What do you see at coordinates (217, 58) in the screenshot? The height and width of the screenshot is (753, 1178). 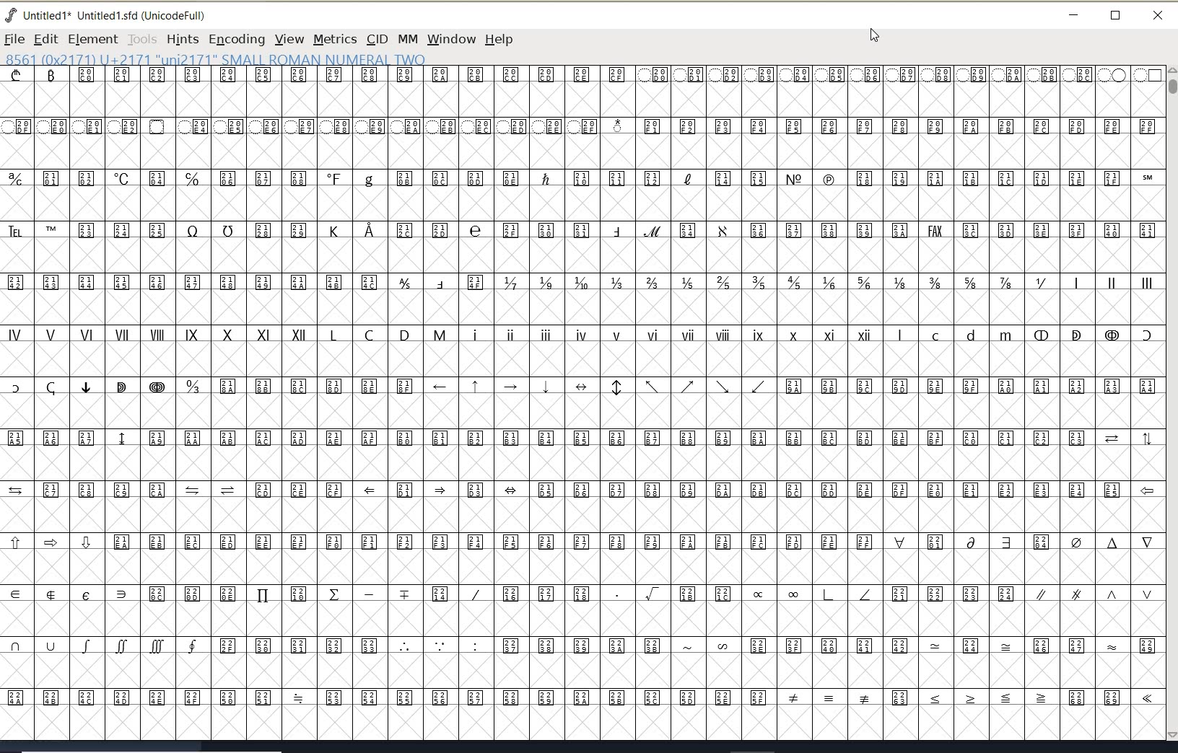 I see `8561 (0X2171) U+2171 "UNI171" SMALL ROMAN NUMERAL TWO` at bounding box center [217, 58].